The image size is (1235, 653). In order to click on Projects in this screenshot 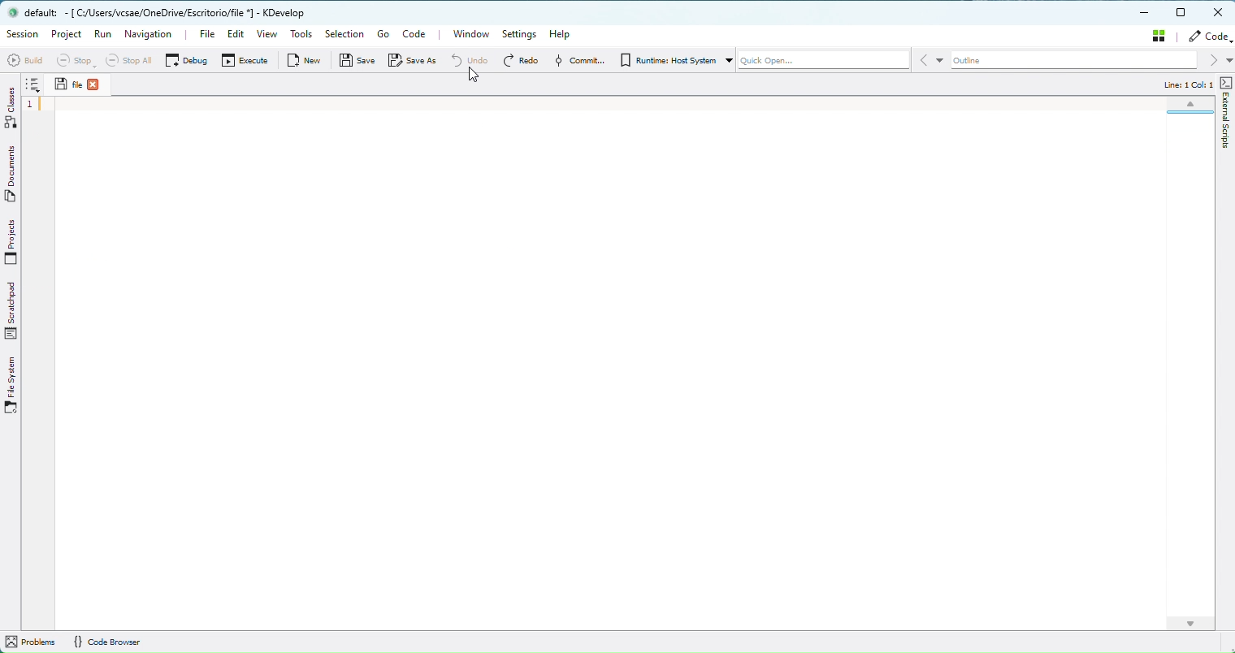, I will do `click(14, 238)`.